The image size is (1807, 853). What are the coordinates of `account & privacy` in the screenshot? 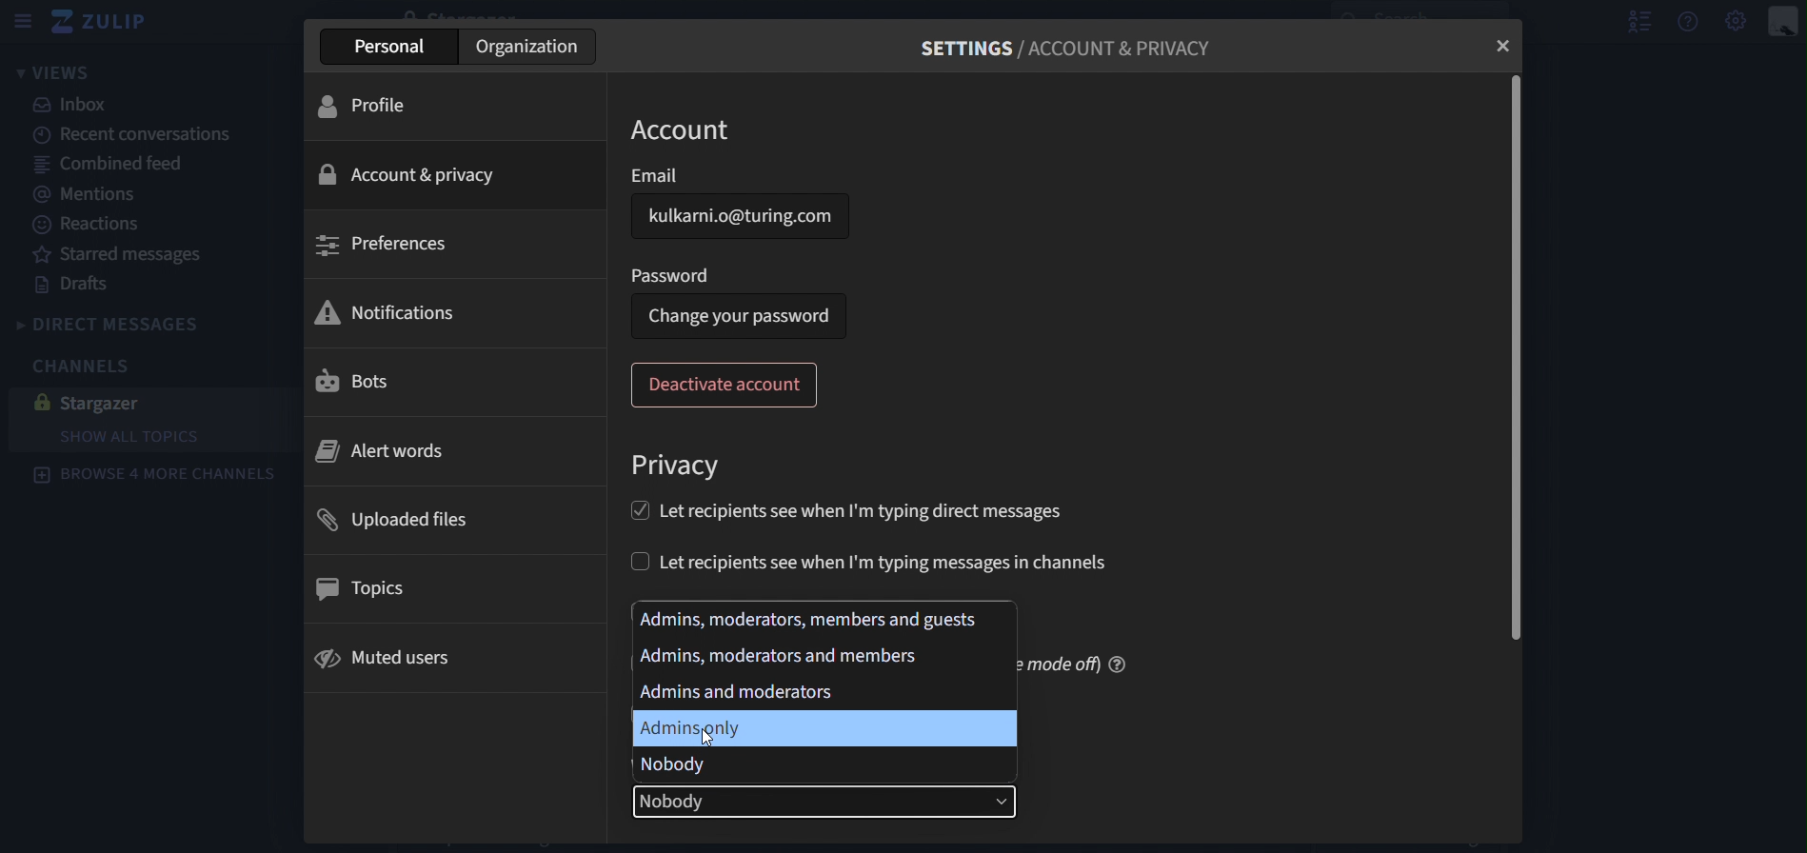 It's located at (414, 171).